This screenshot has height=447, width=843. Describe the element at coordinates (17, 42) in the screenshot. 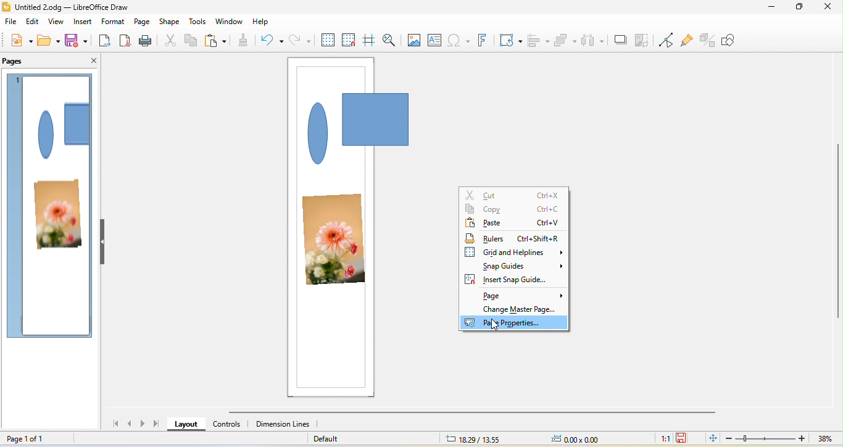

I see `new` at that location.